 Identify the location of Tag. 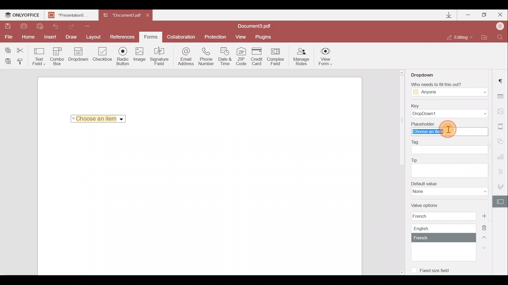
(450, 147).